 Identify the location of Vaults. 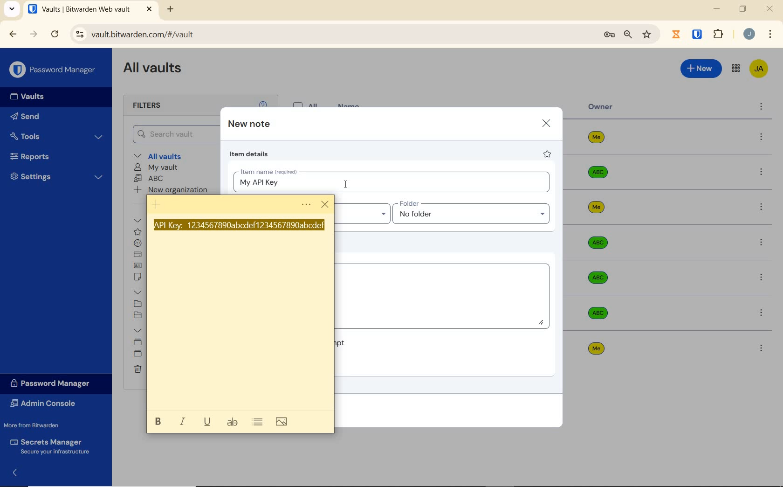
(32, 97).